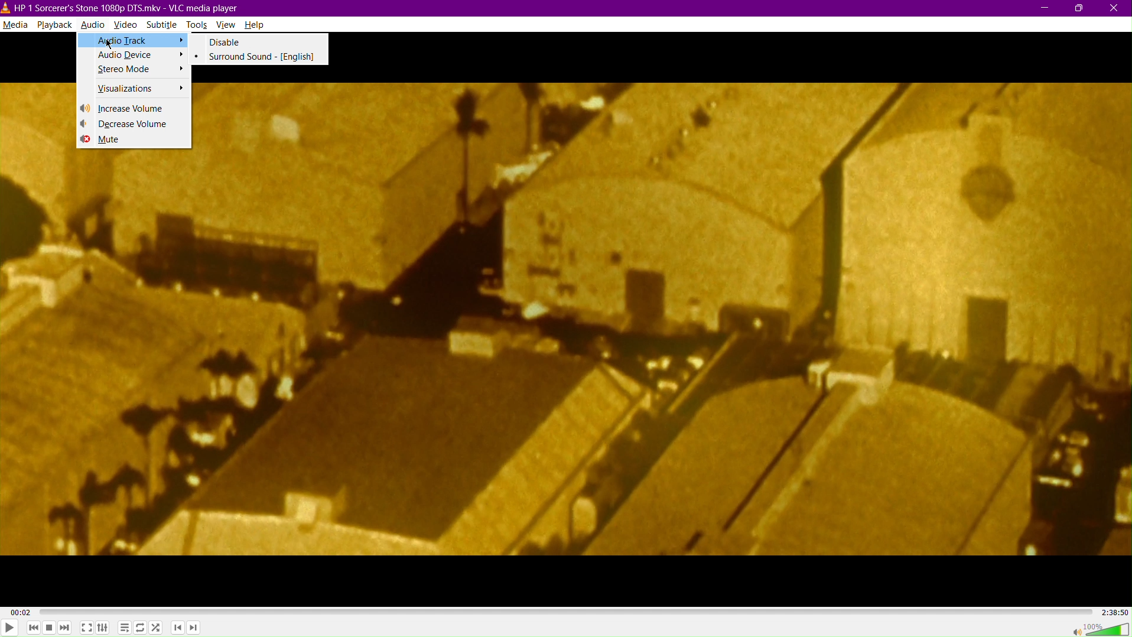  What do you see at coordinates (127, 25) in the screenshot?
I see `Video` at bounding box center [127, 25].